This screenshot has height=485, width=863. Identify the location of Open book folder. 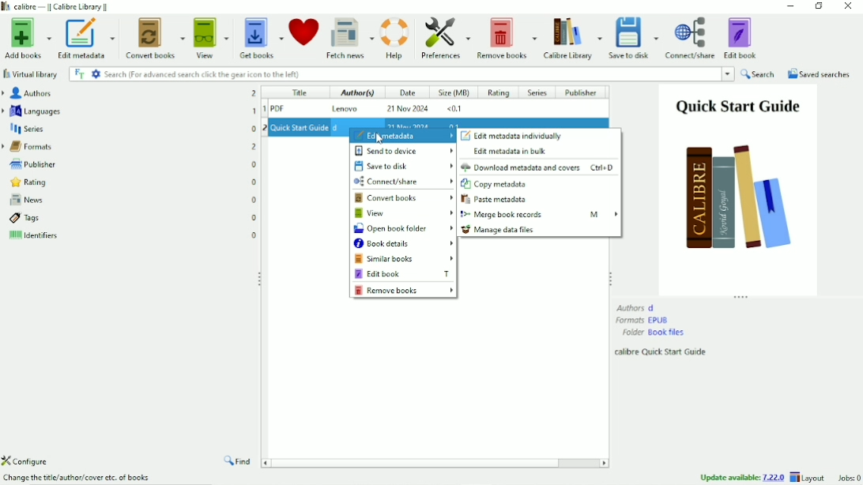
(404, 229).